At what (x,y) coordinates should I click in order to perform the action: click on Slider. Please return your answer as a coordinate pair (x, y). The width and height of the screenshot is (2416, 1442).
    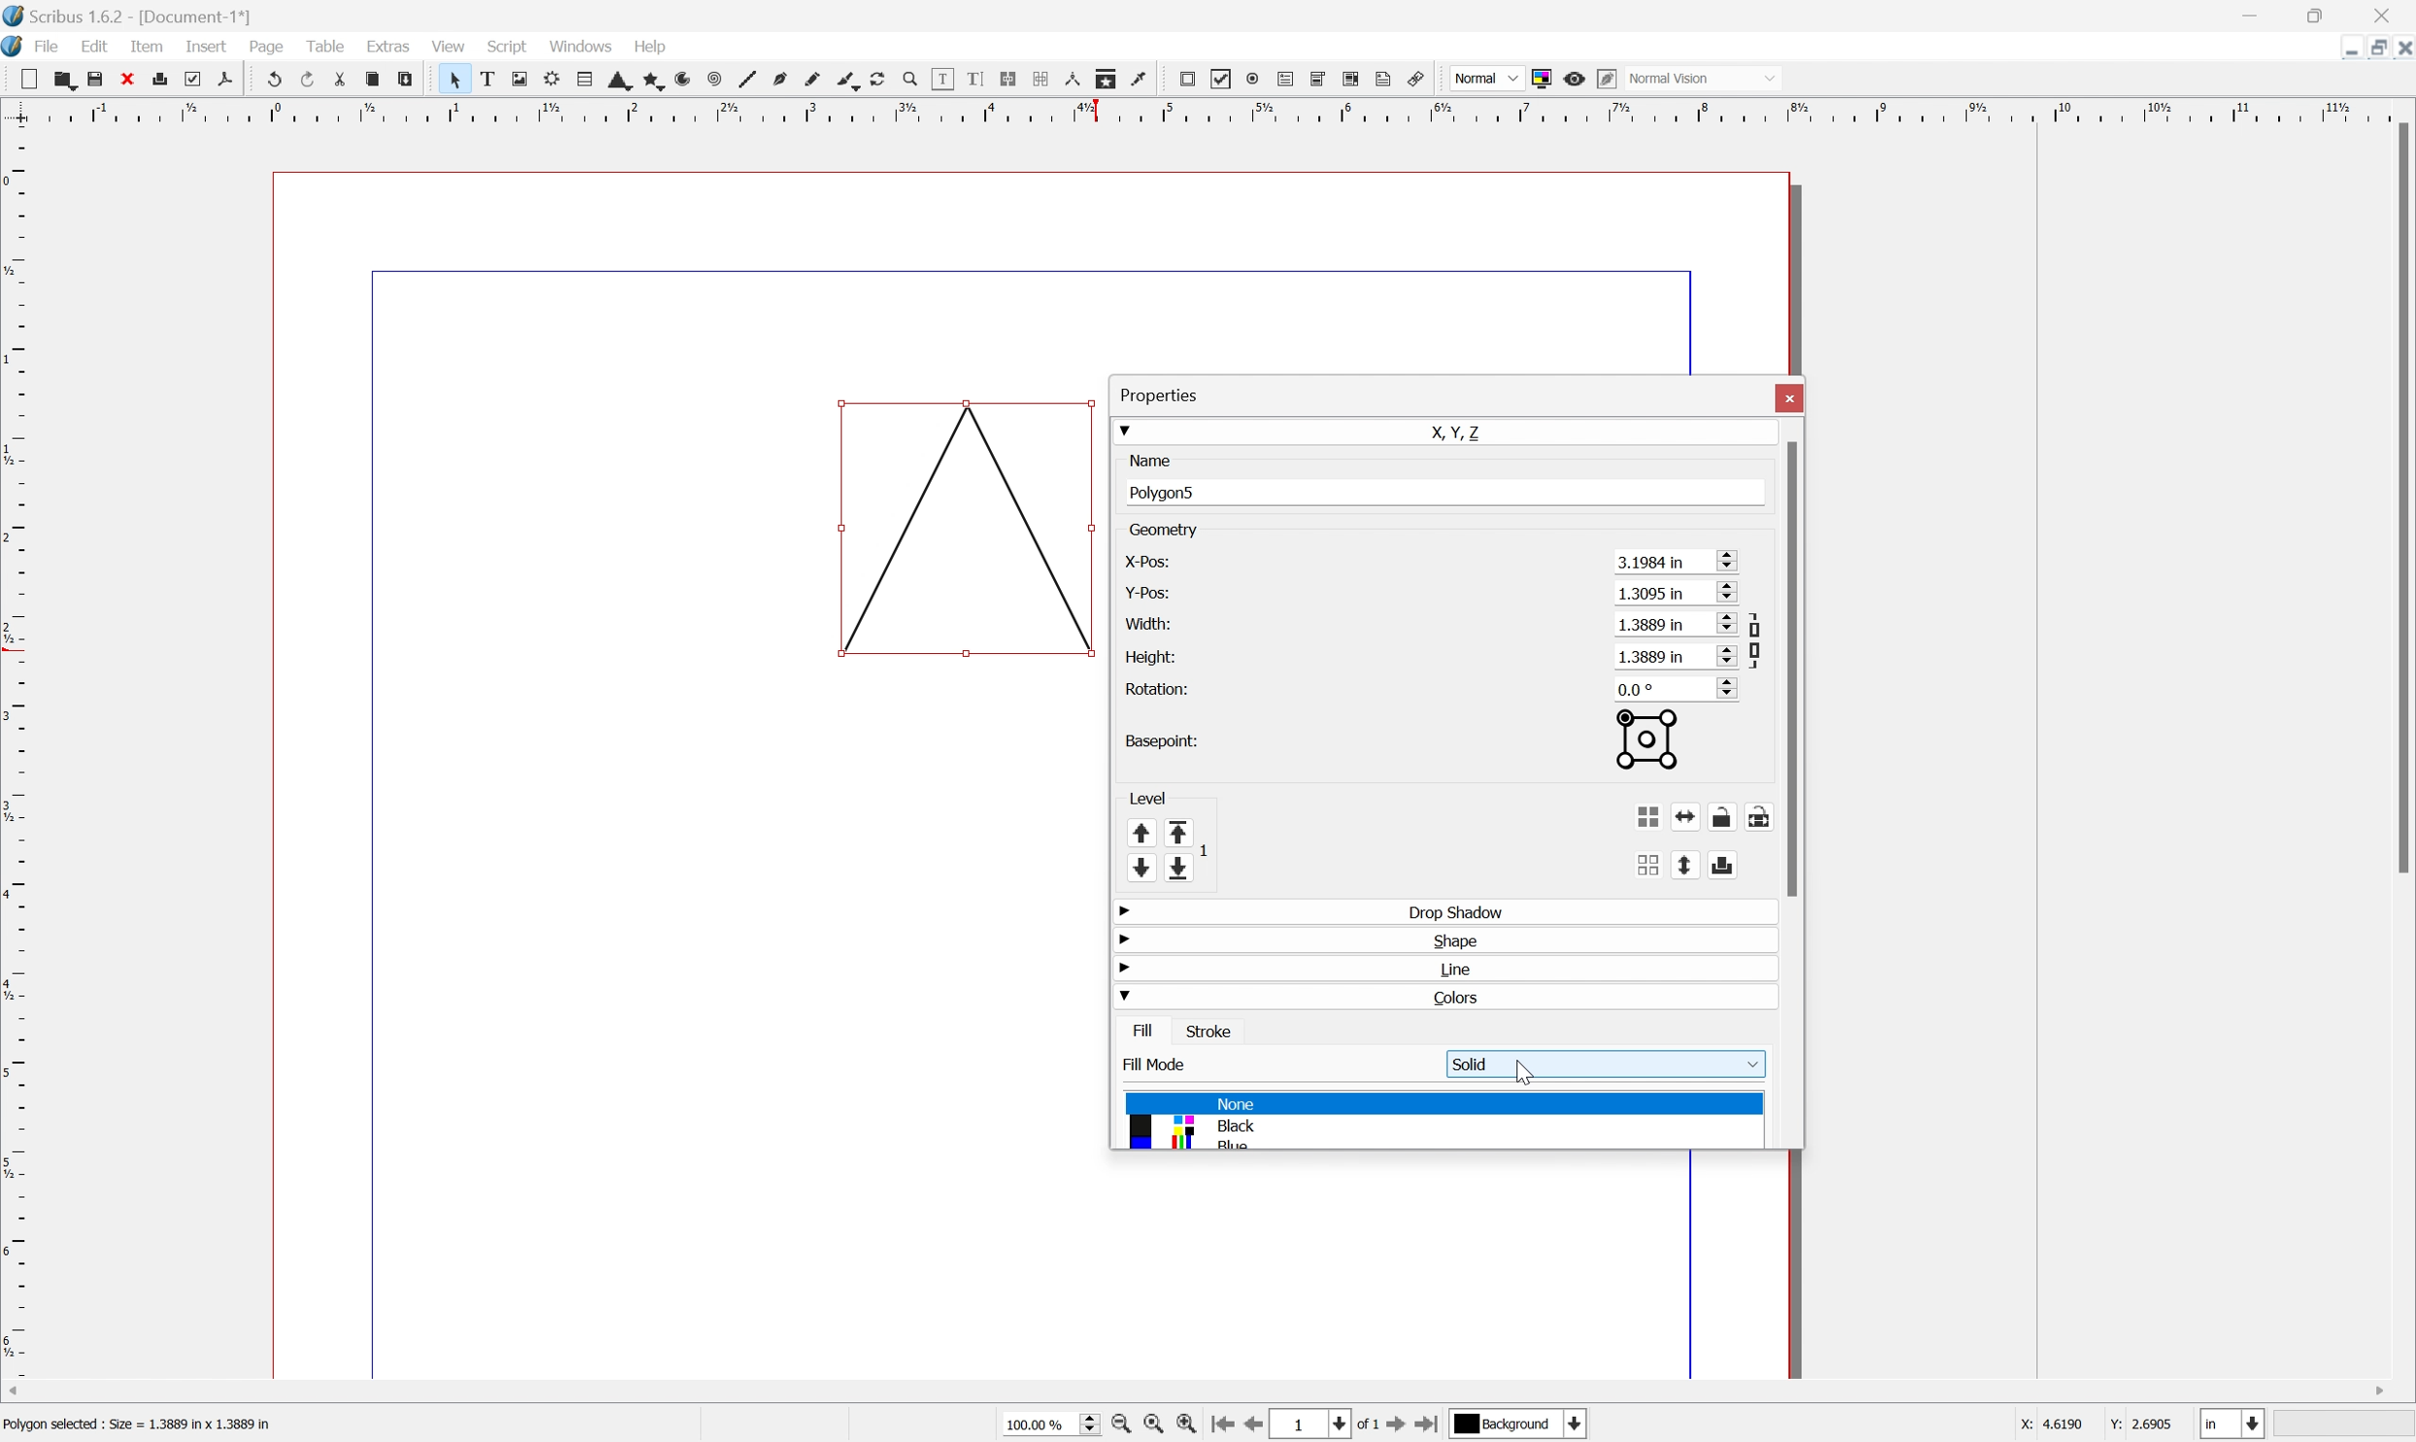
    Looking at the image, I should click on (1083, 1425).